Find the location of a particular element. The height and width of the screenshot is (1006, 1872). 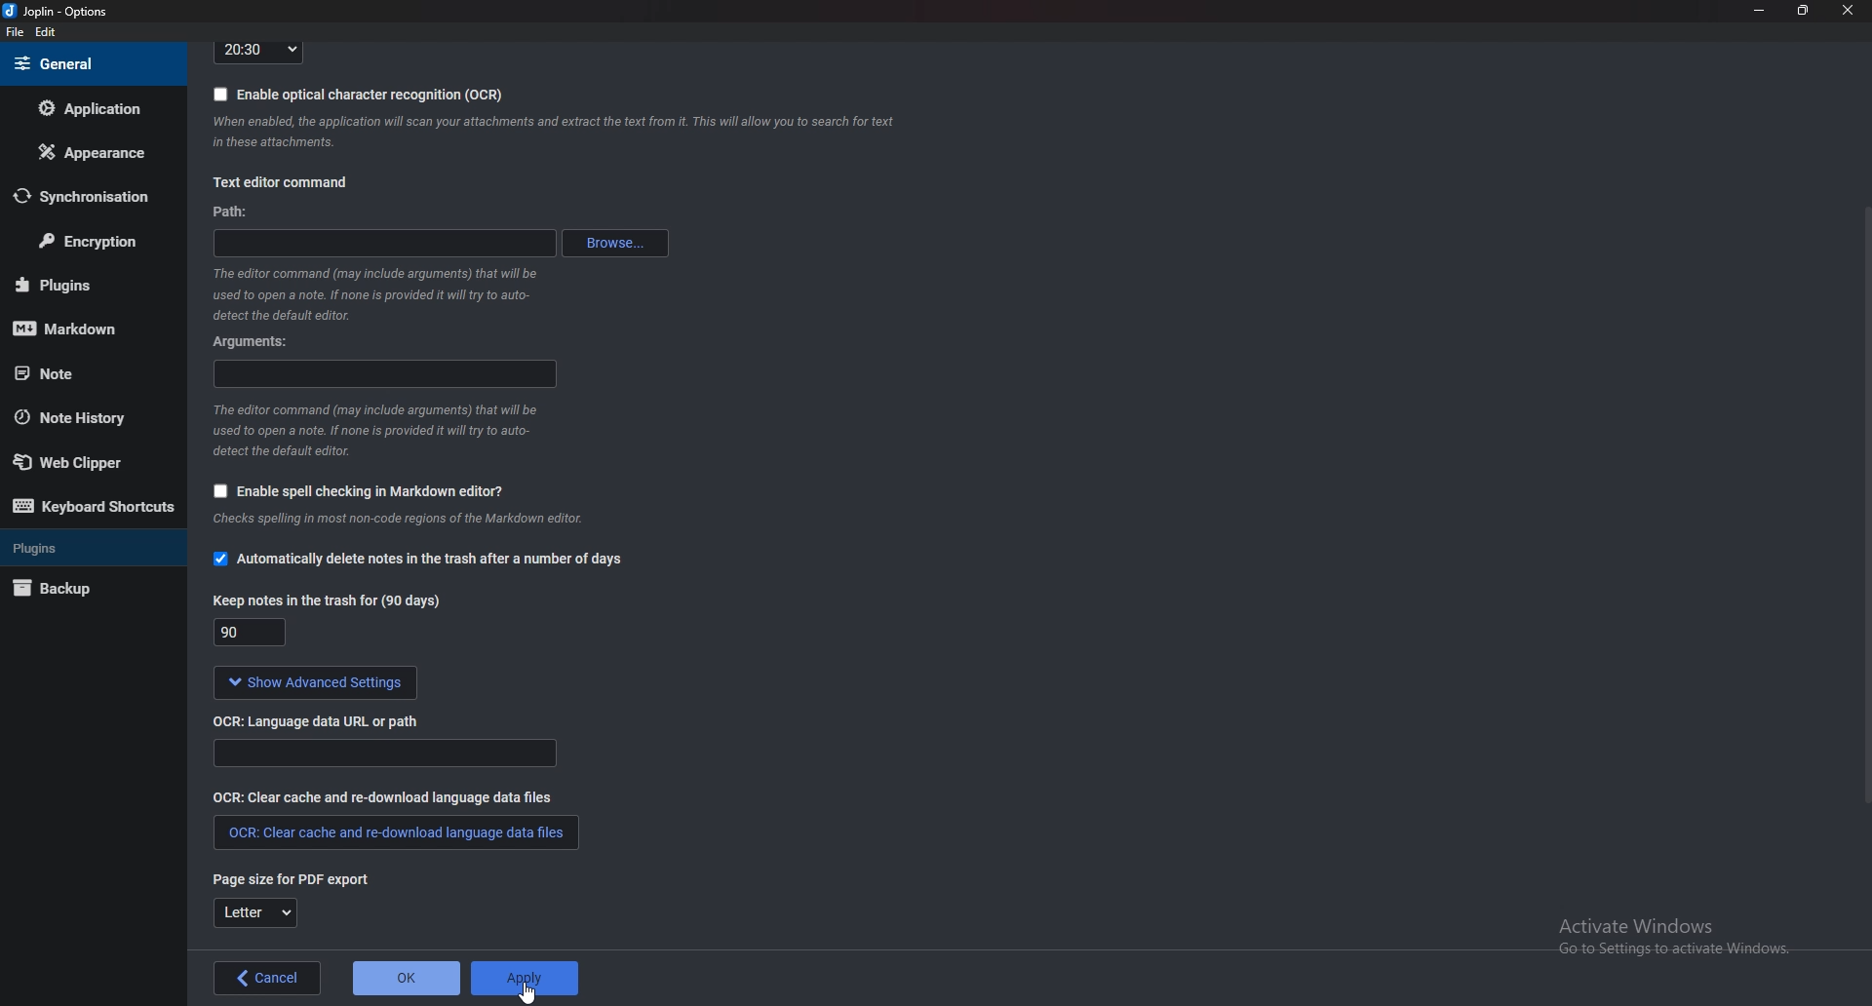

Cursor is located at coordinates (530, 992).